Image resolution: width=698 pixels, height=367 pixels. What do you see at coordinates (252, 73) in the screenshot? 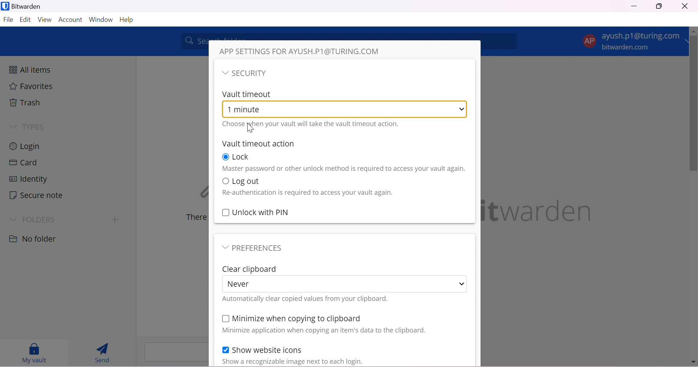
I see `SECURITY` at bounding box center [252, 73].